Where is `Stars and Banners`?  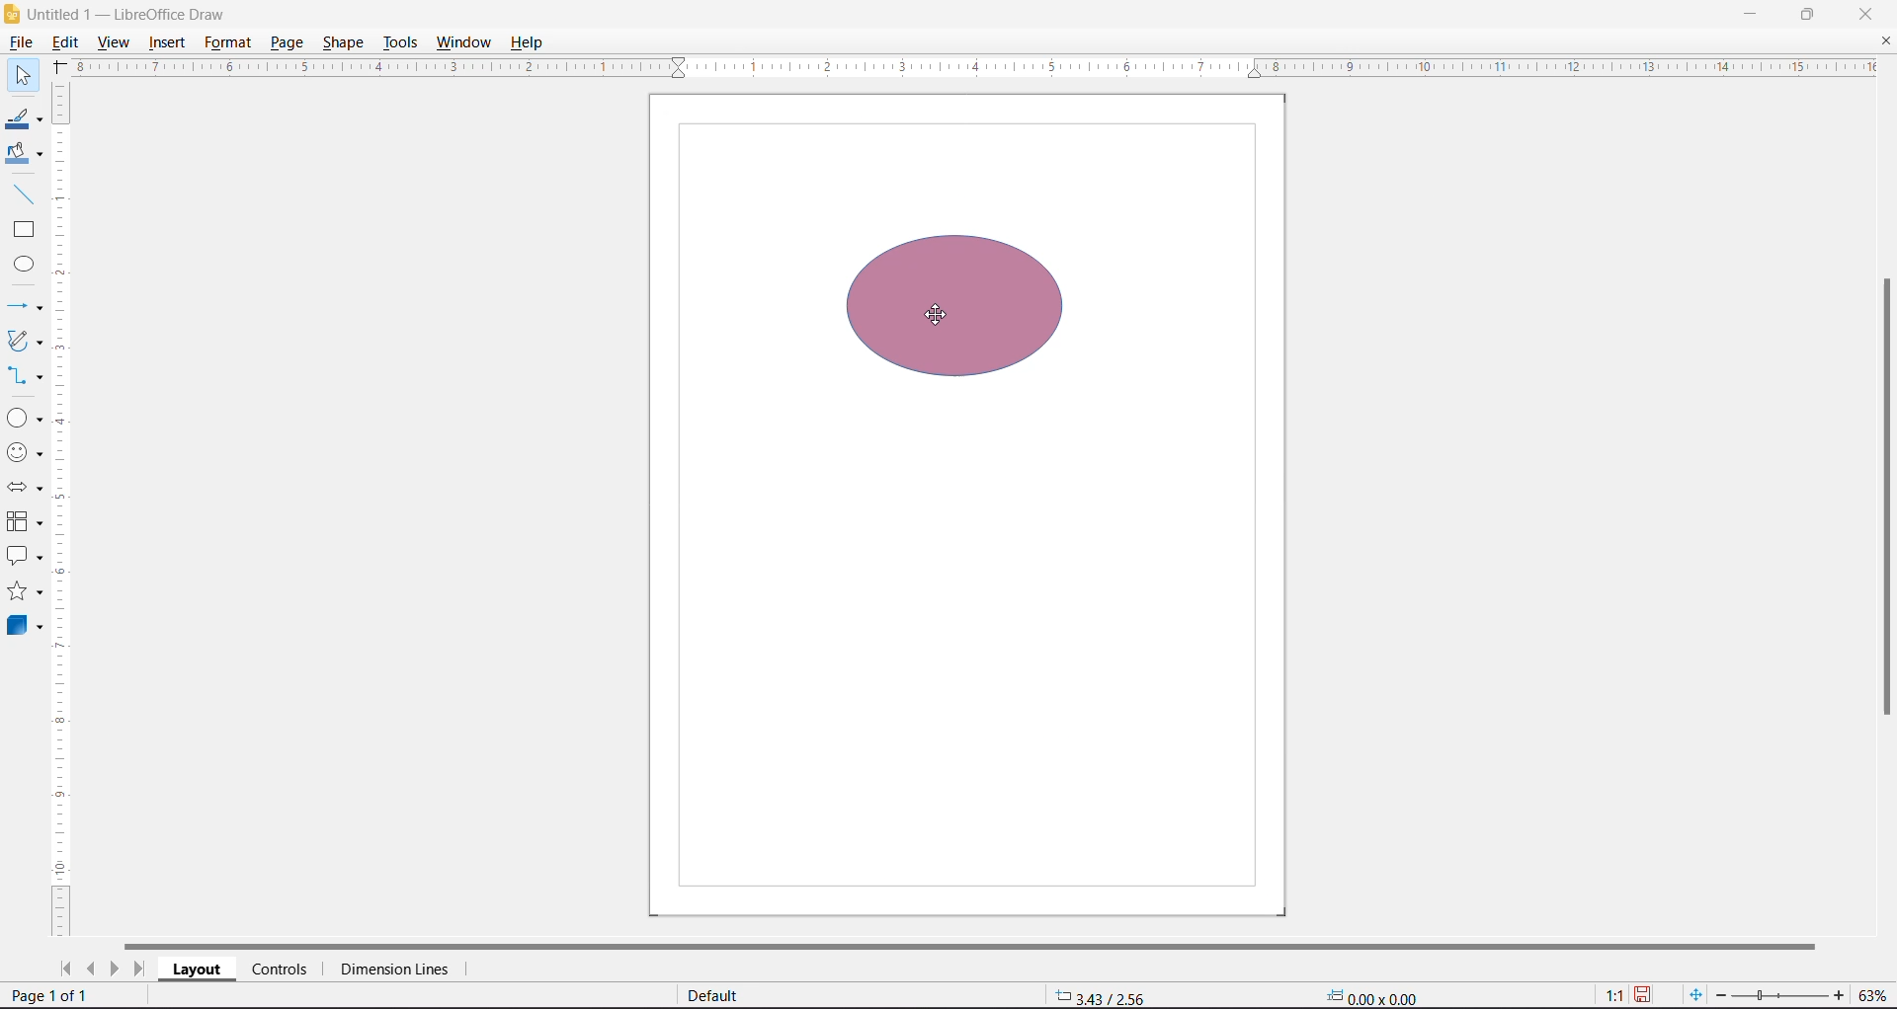 Stars and Banners is located at coordinates (26, 590).